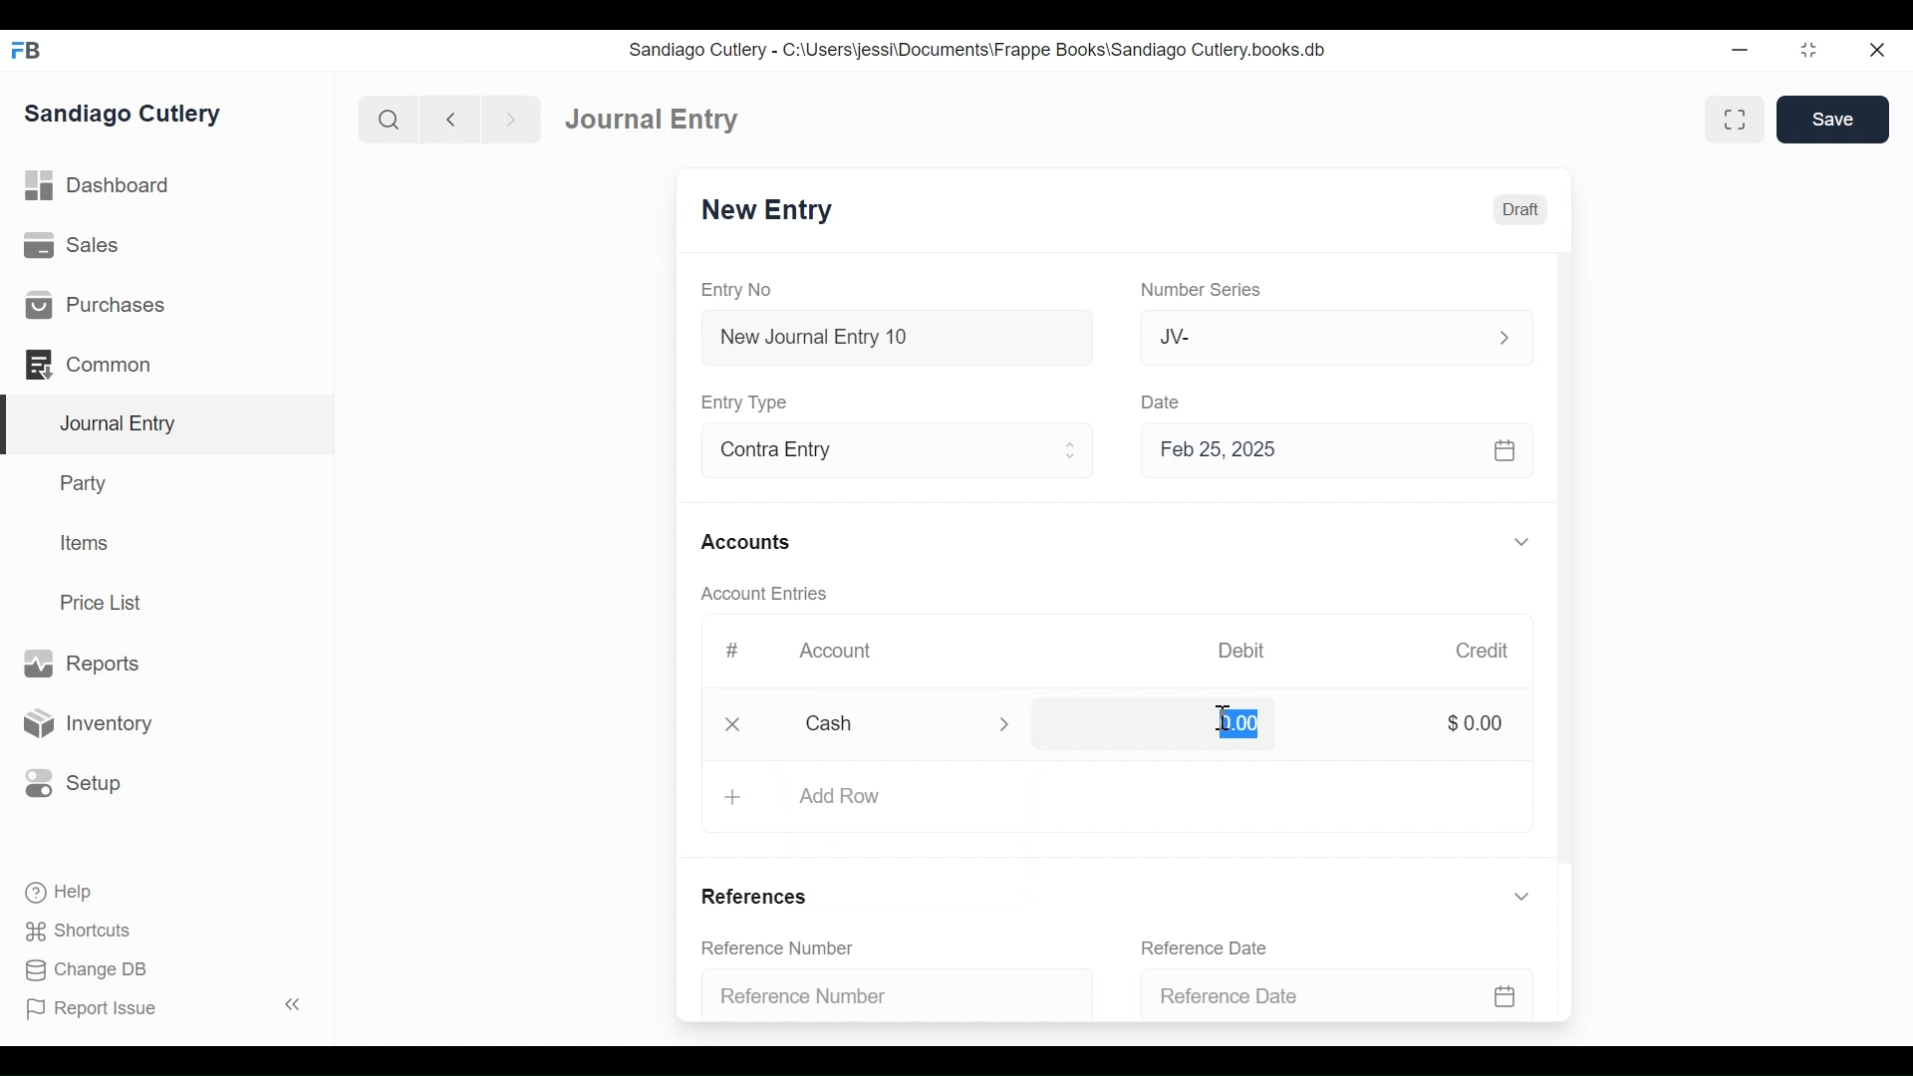 The width and height of the screenshot is (1913, 1076). What do you see at coordinates (25, 50) in the screenshot?
I see `Frappe Books Desktop icon` at bounding box center [25, 50].